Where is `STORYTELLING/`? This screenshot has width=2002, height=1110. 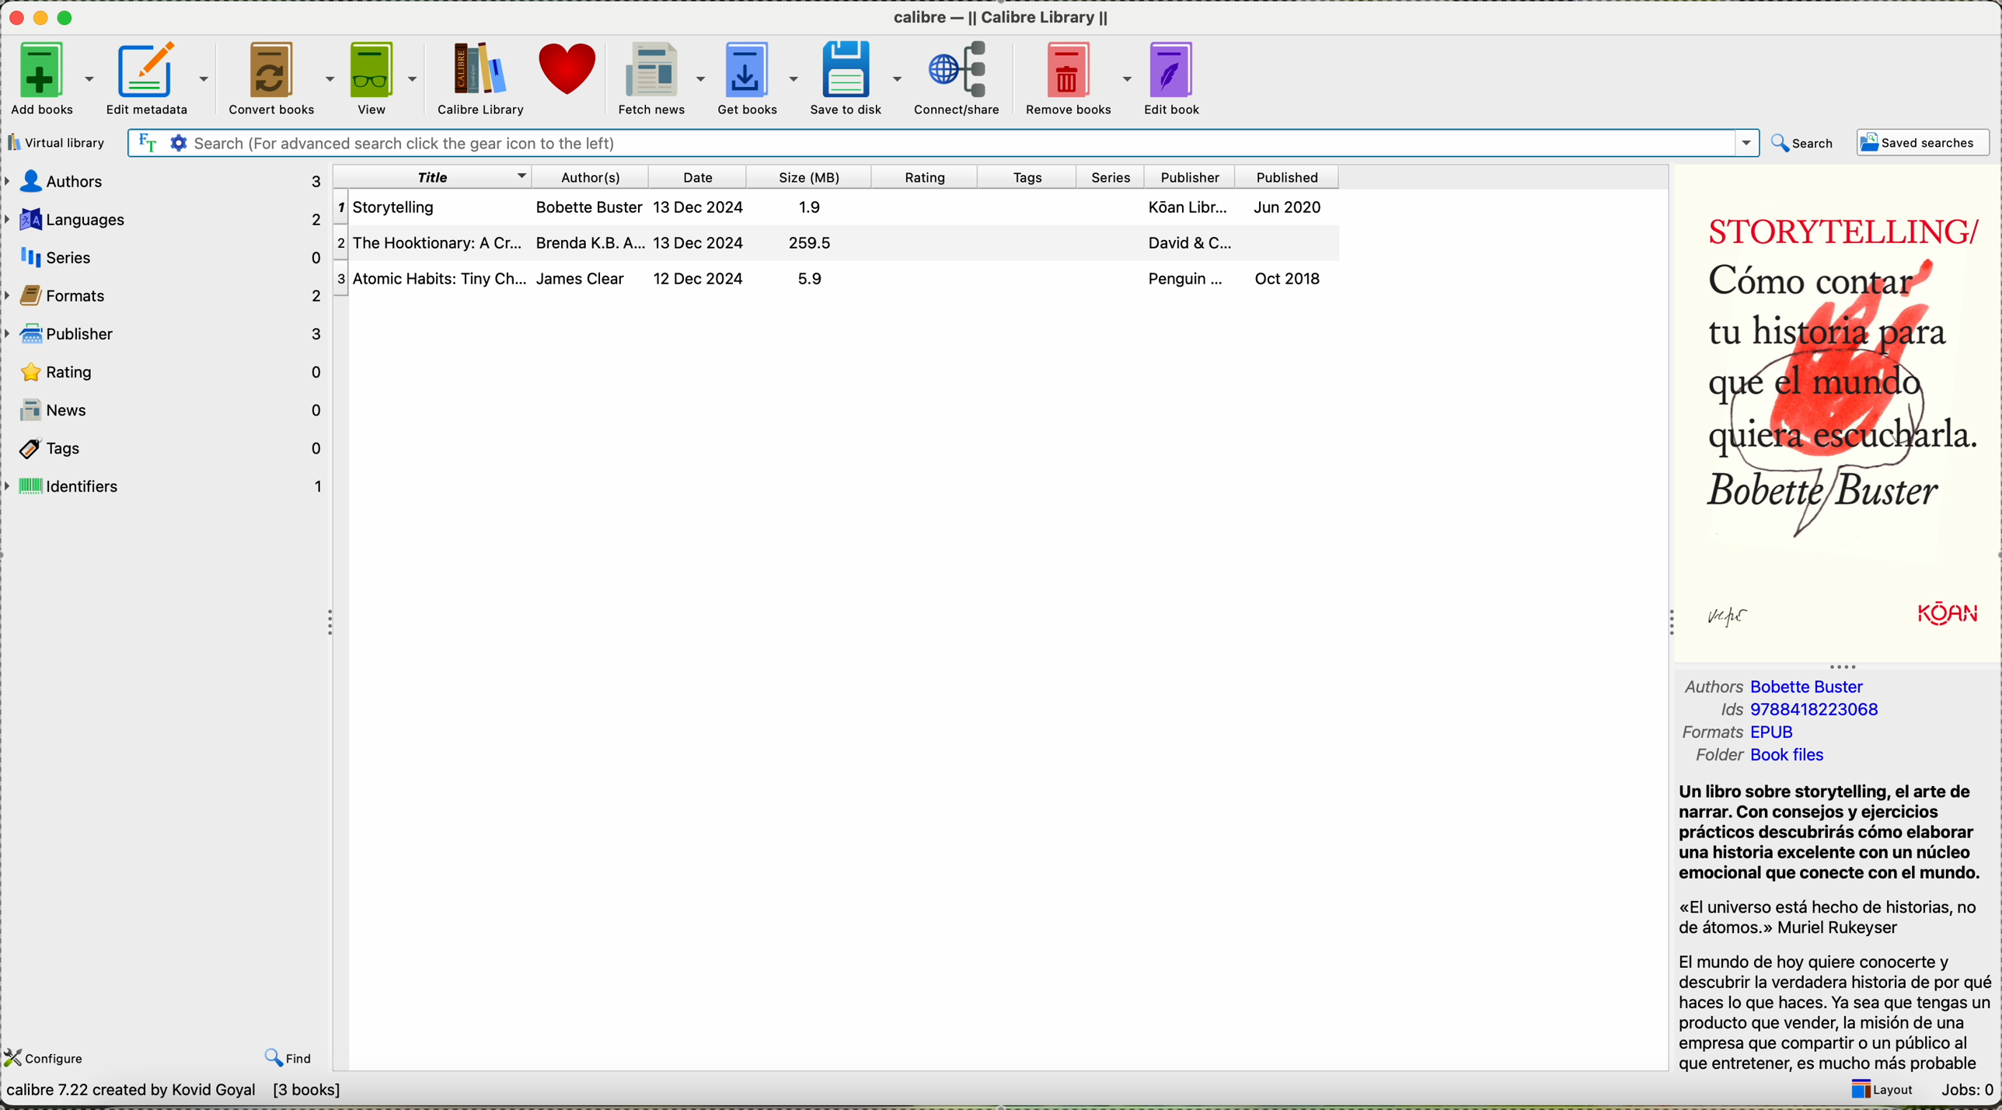
STORYTELLING/ is located at coordinates (1834, 222).